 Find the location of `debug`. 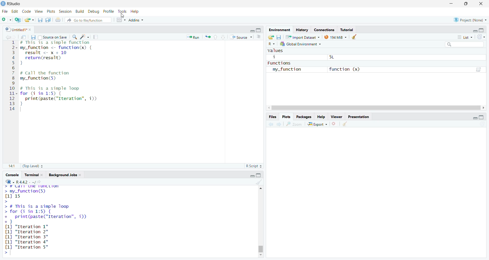

debug is located at coordinates (94, 11).